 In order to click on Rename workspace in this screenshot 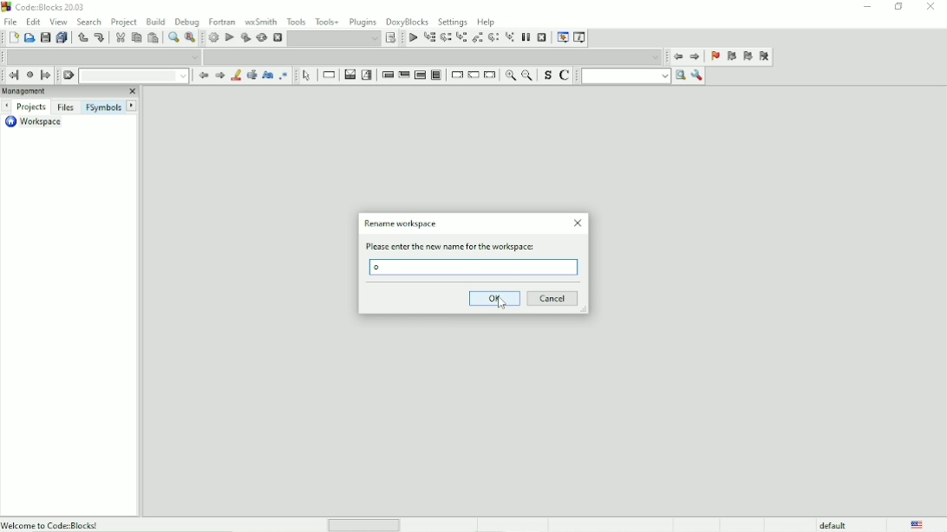, I will do `click(401, 224)`.